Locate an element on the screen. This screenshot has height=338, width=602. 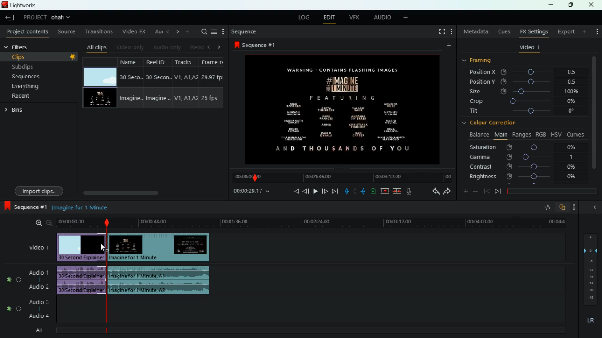
change is located at coordinates (176, 32).